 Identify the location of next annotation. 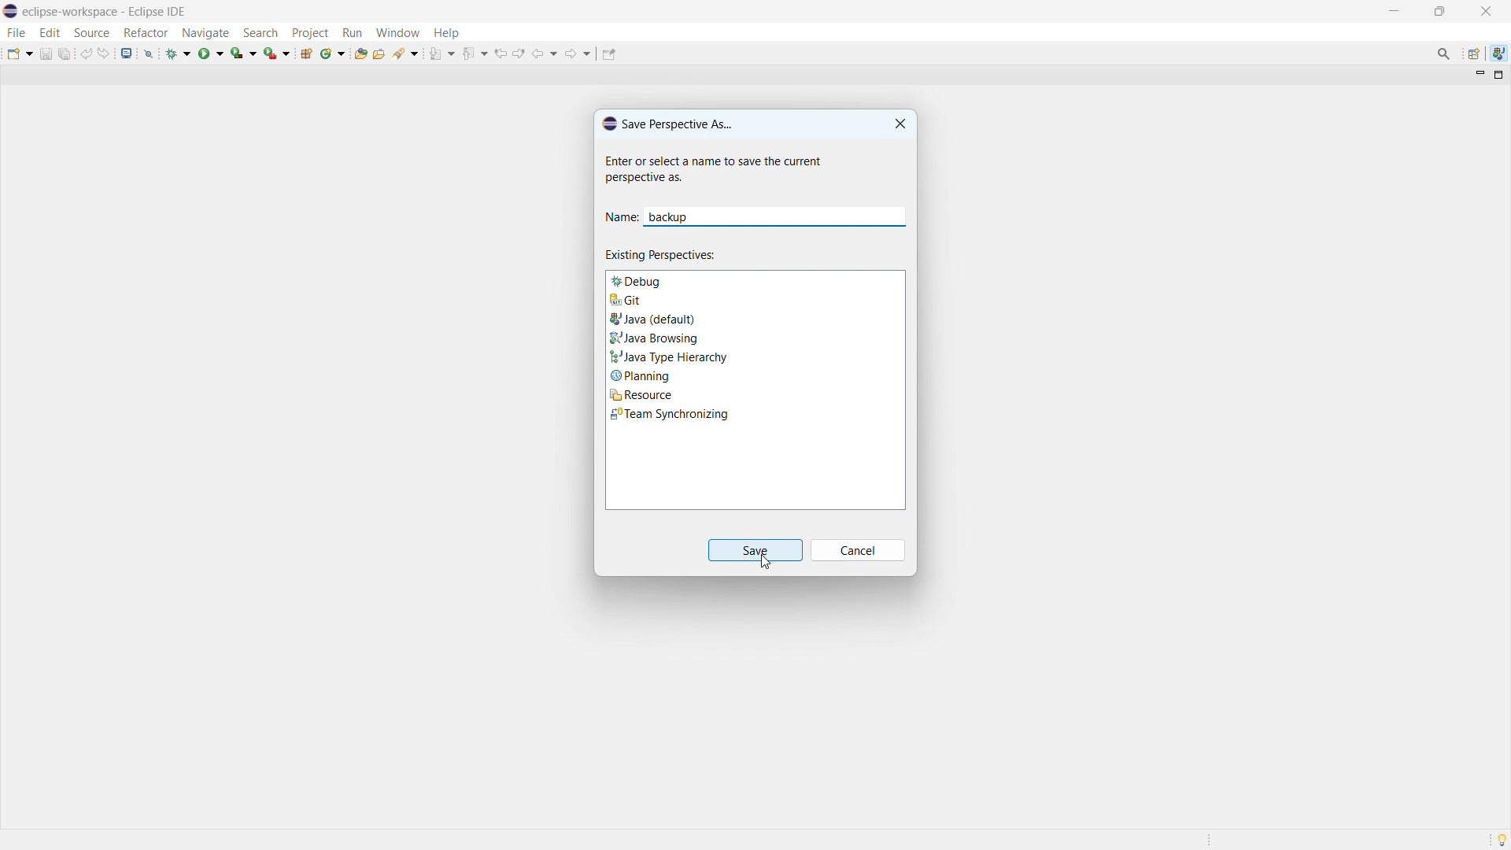
(441, 54).